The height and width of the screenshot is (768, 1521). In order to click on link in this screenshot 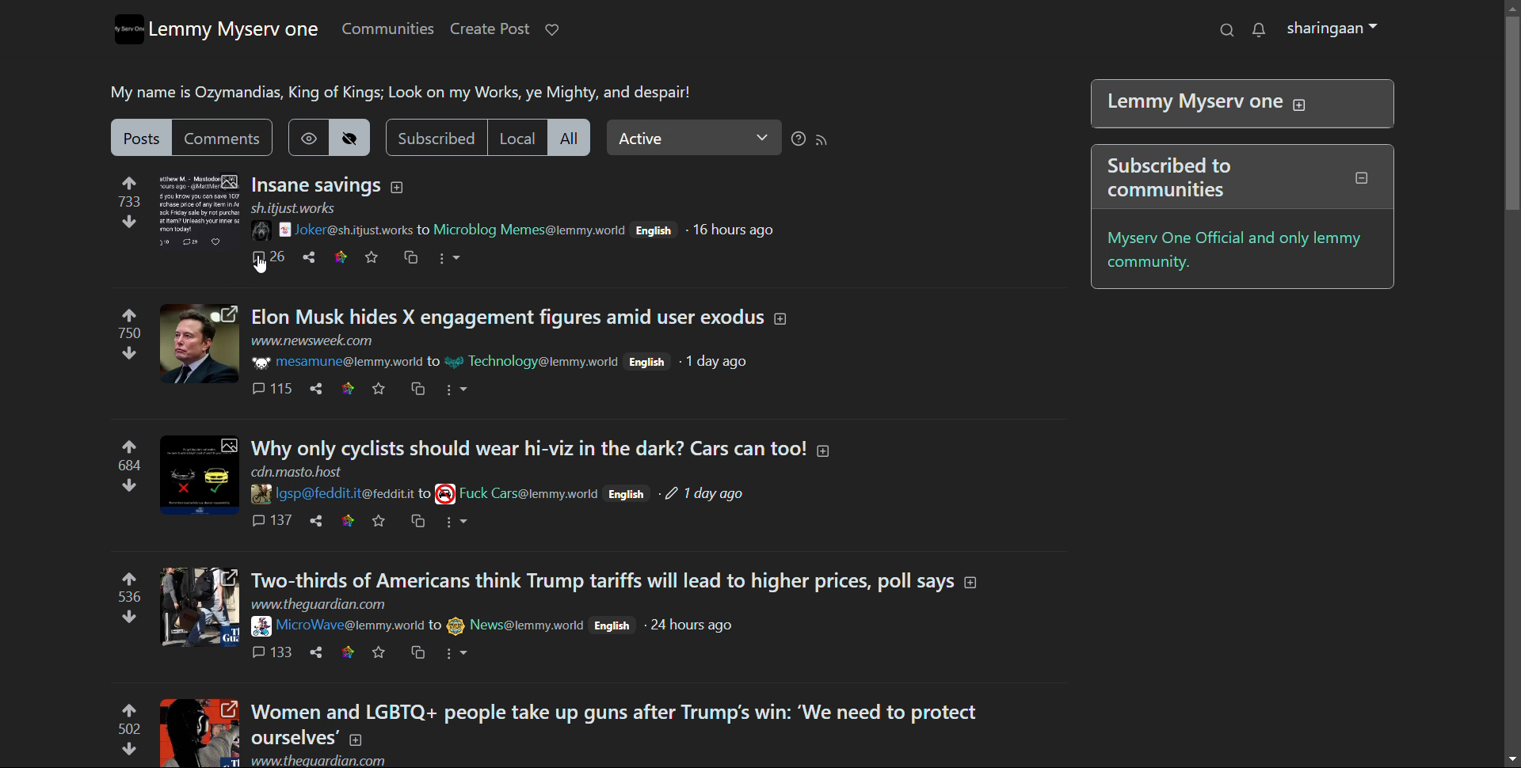, I will do `click(347, 522)`.